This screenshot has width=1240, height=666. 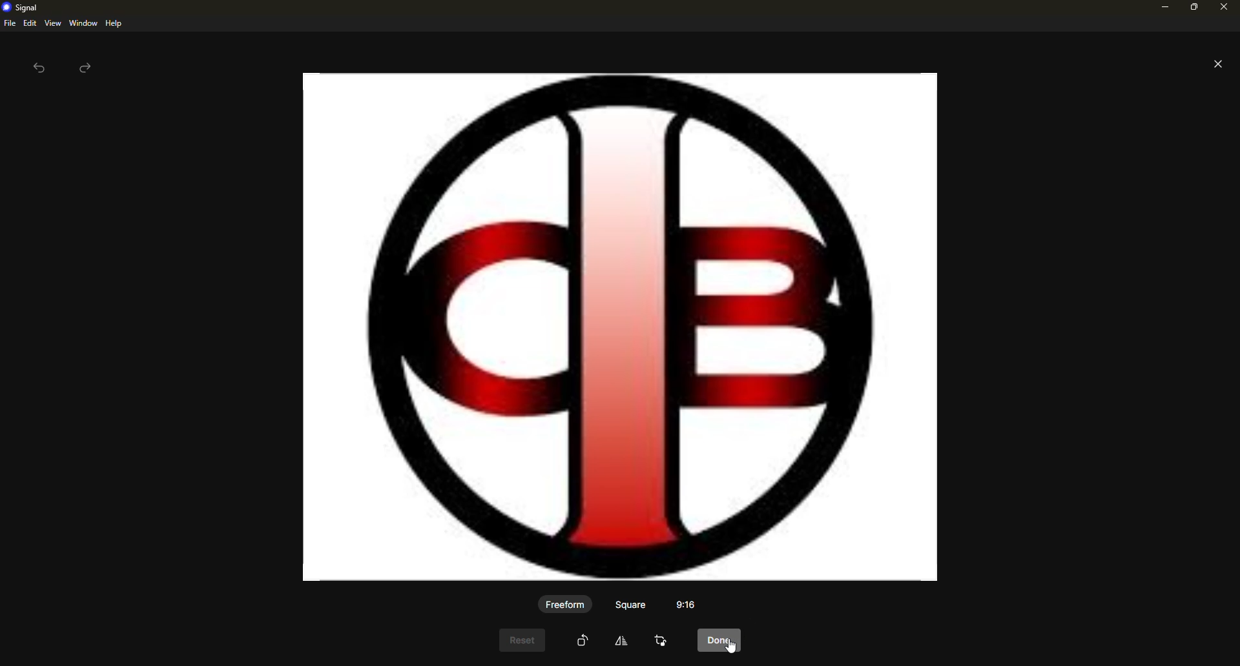 What do you see at coordinates (663, 641) in the screenshot?
I see `crop` at bounding box center [663, 641].